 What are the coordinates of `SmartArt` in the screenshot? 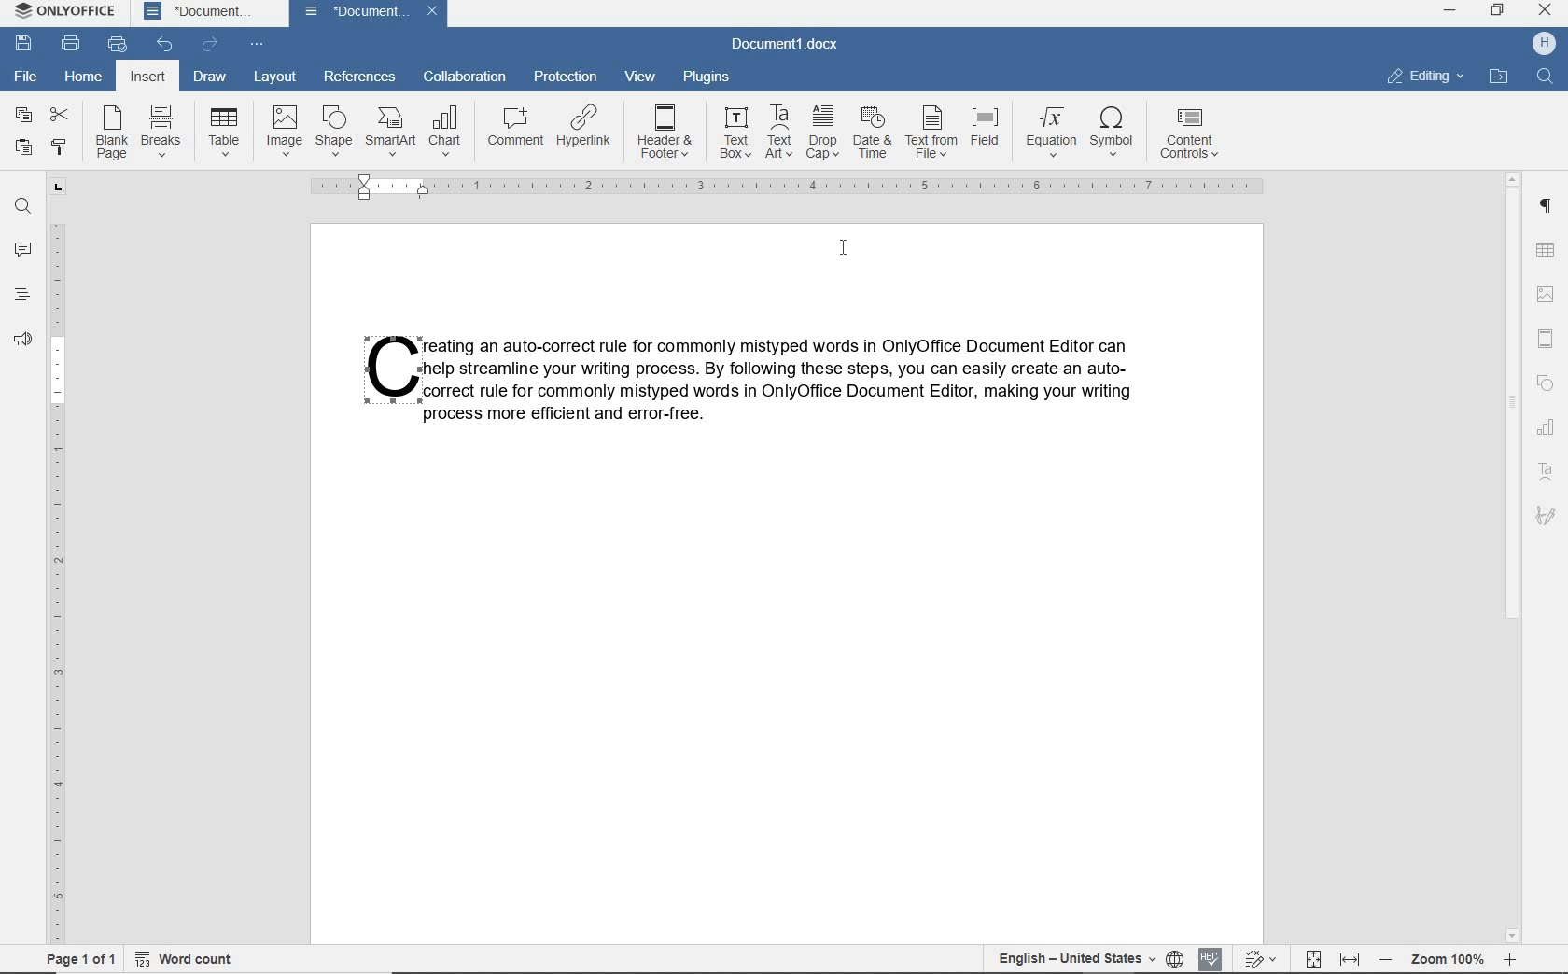 It's located at (391, 131).